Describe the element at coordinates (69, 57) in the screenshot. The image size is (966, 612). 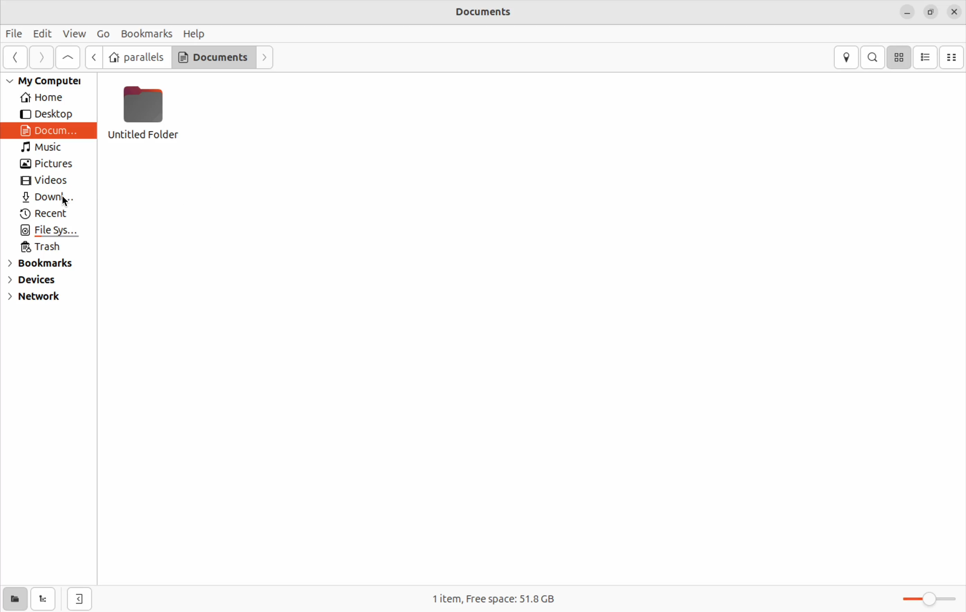
I see `Go up` at that location.